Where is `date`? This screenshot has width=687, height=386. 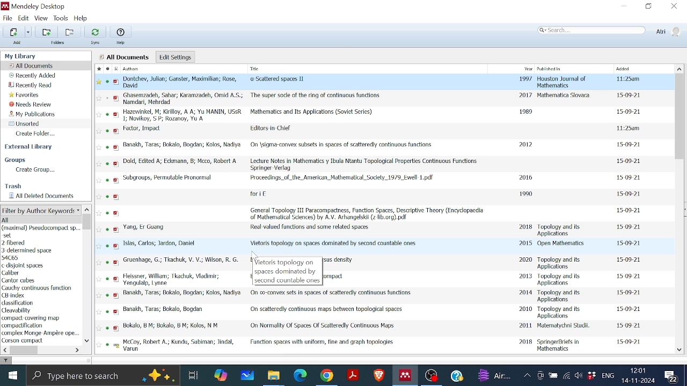 date is located at coordinates (627, 278).